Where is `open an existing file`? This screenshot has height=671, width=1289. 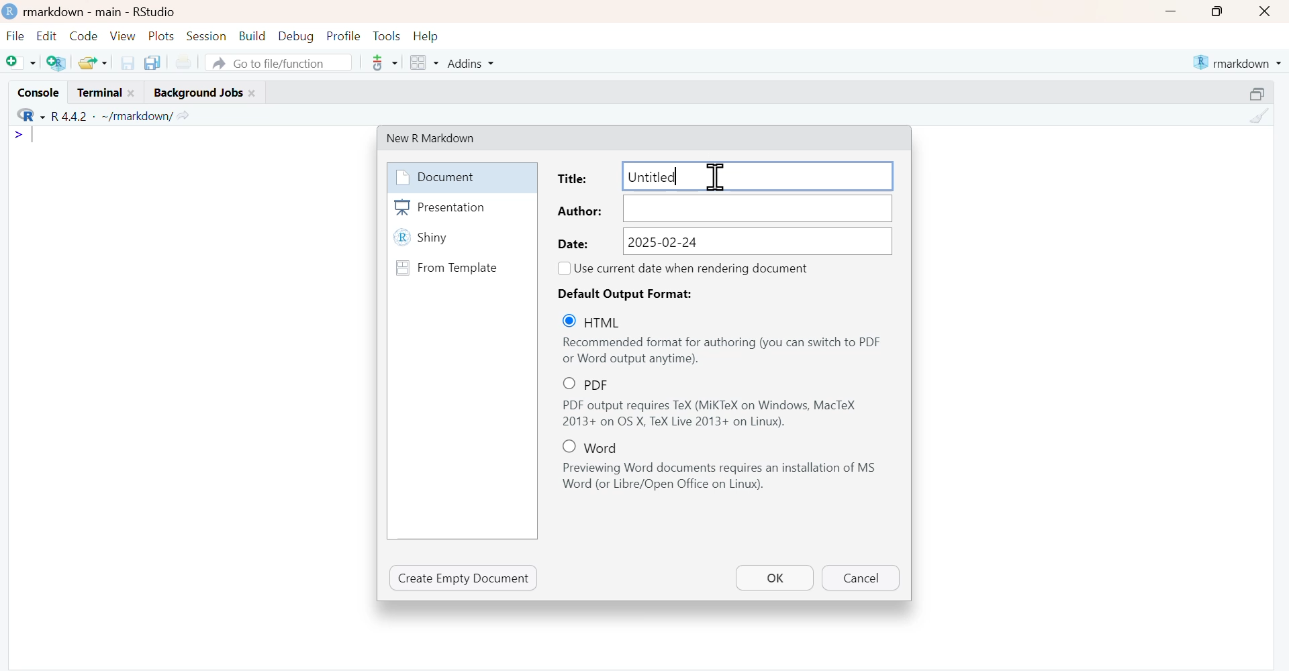
open an existing file is located at coordinates (92, 62).